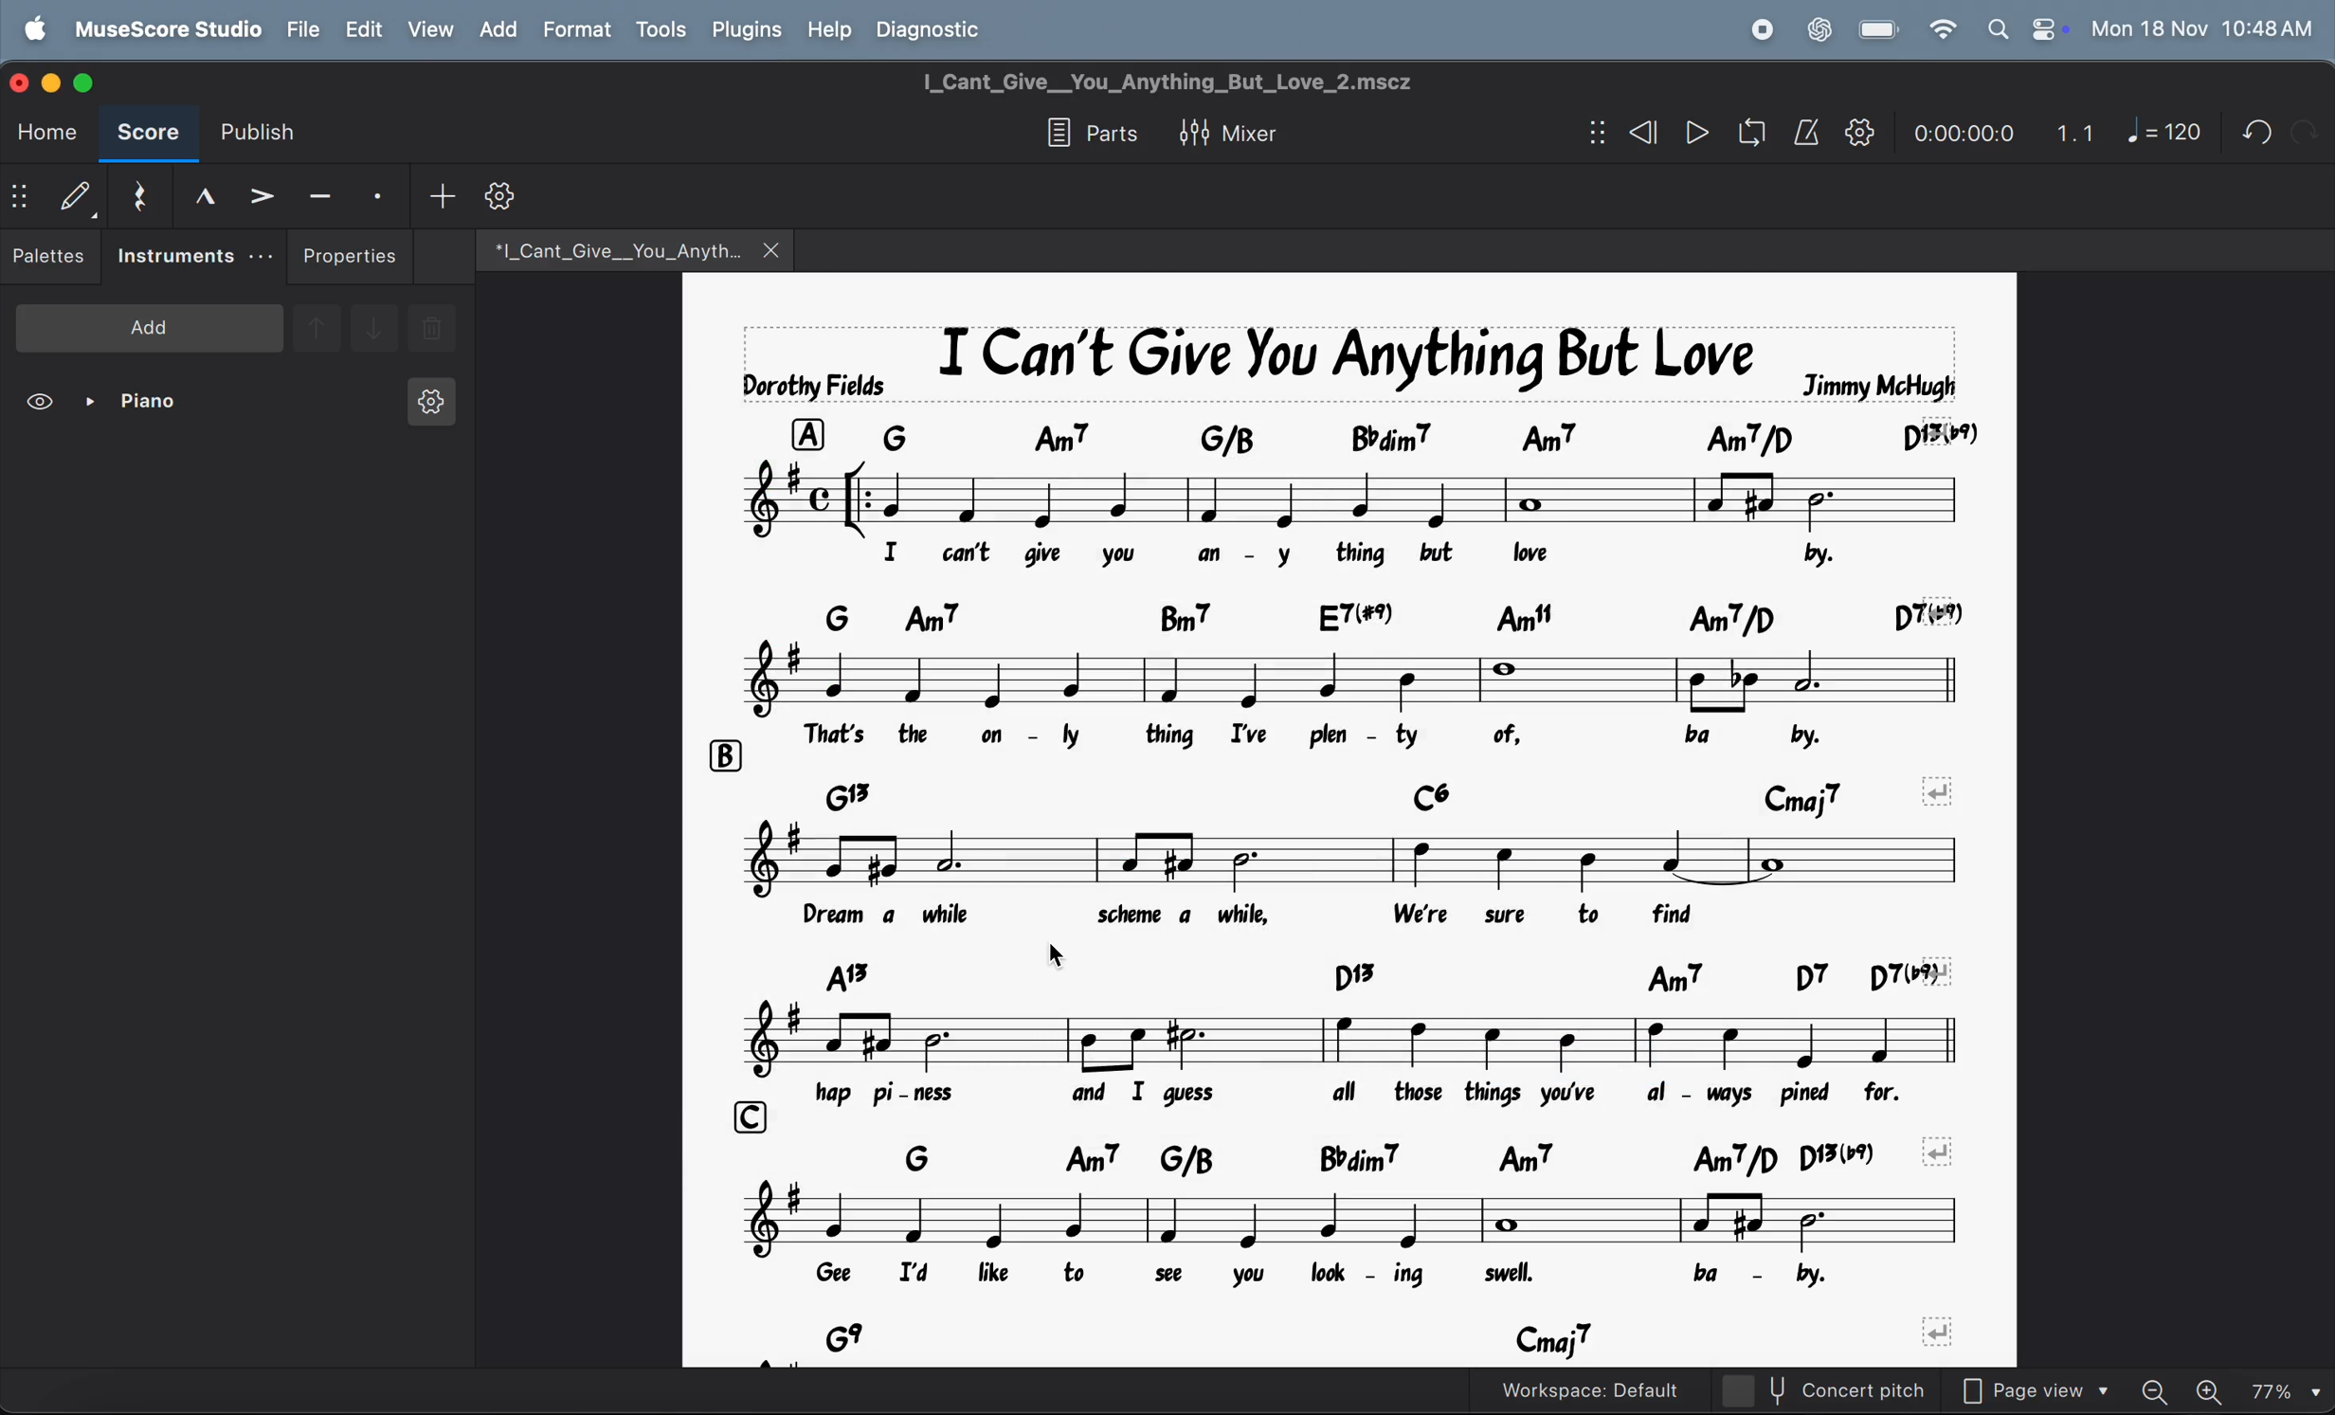 The height and width of the screenshot is (1415, 2335). What do you see at coordinates (1859, 132) in the screenshot?
I see `playback setting` at bounding box center [1859, 132].